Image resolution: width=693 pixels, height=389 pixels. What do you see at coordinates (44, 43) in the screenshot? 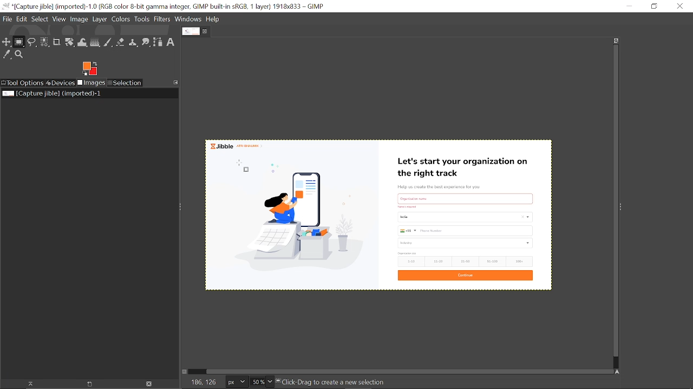
I see `Select by color` at bounding box center [44, 43].